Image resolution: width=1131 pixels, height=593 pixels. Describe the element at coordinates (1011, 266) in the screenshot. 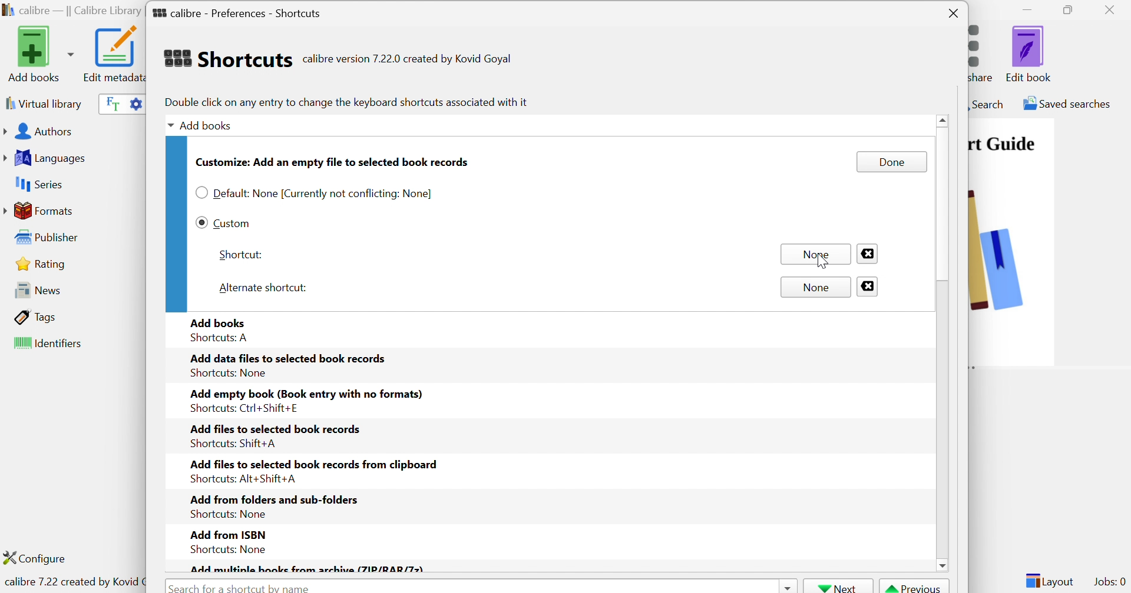

I see `image` at that location.